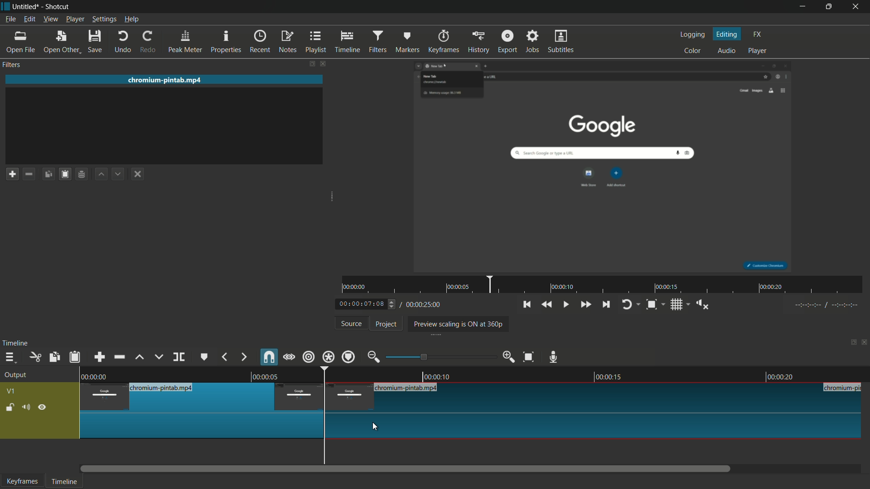  I want to click on view menu, so click(49, 19).